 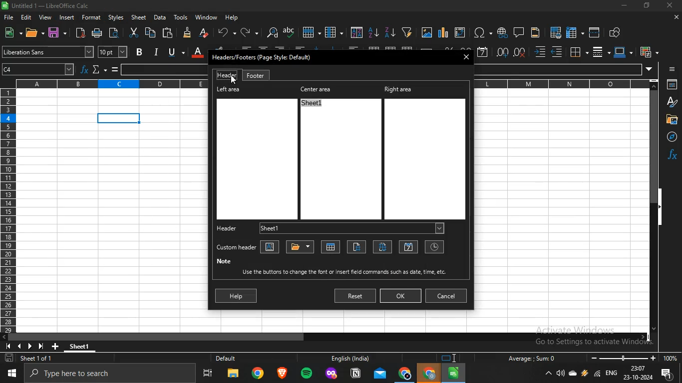 What do you see at coordinates (48, 52) in the screenshot?
I see `font name` at bounding box center [48, 52].